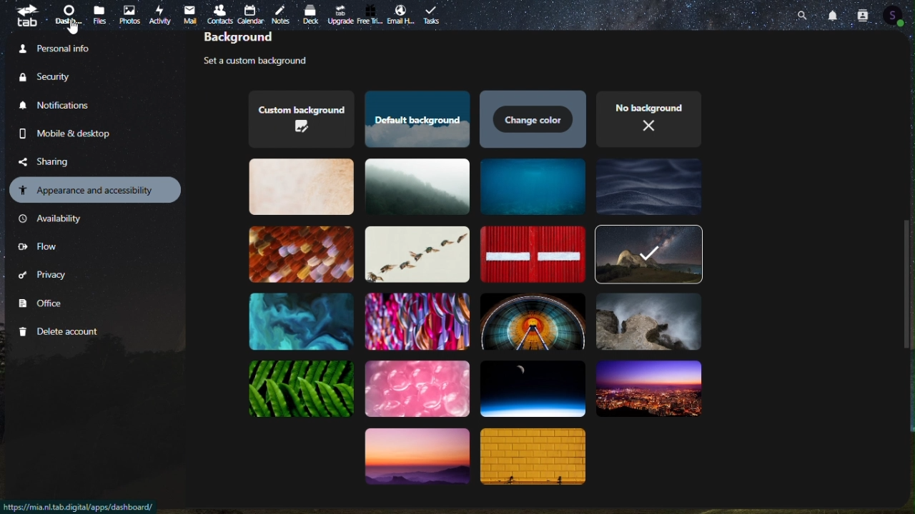 The height and width of the screenshot is (514, 915). What do you see at coordinates (79, 507) in the screenshot?
I see `link` at bounding box center [79, 507].